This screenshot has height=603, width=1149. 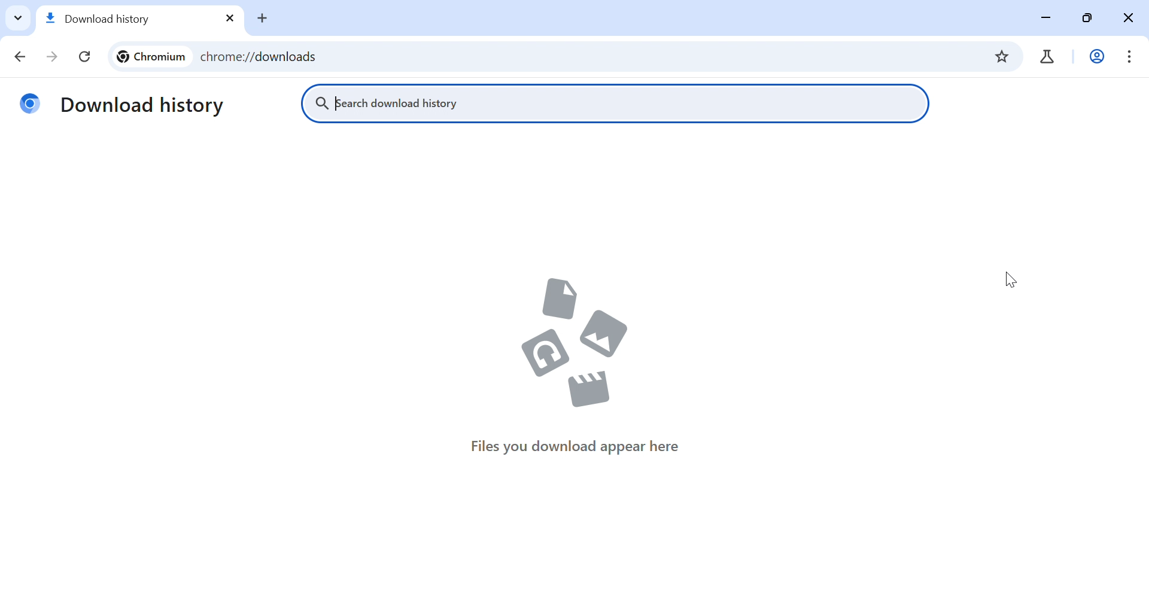 What do you see at coordinates (585, 57) in the screenshot?
I see `chrome//:downloads` at bounding box center [585, 57].